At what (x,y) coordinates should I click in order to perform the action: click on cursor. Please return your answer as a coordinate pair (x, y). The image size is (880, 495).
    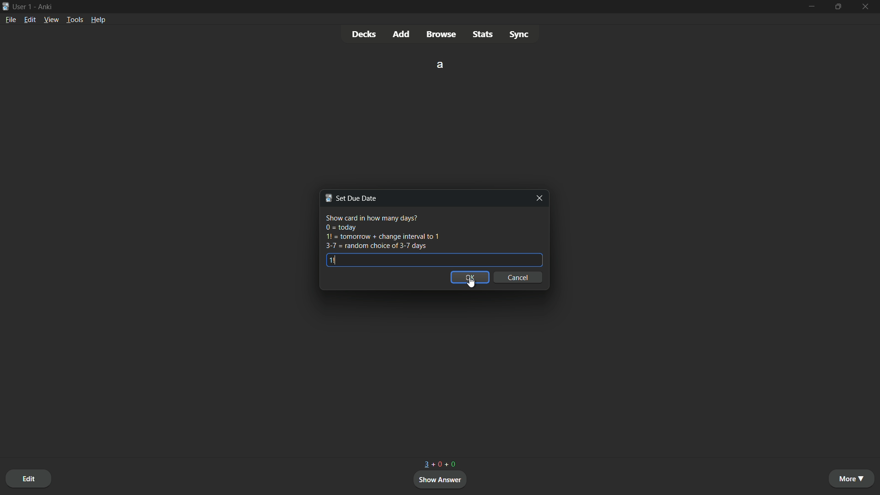
    Looking at the image, I should click on (469, 283).